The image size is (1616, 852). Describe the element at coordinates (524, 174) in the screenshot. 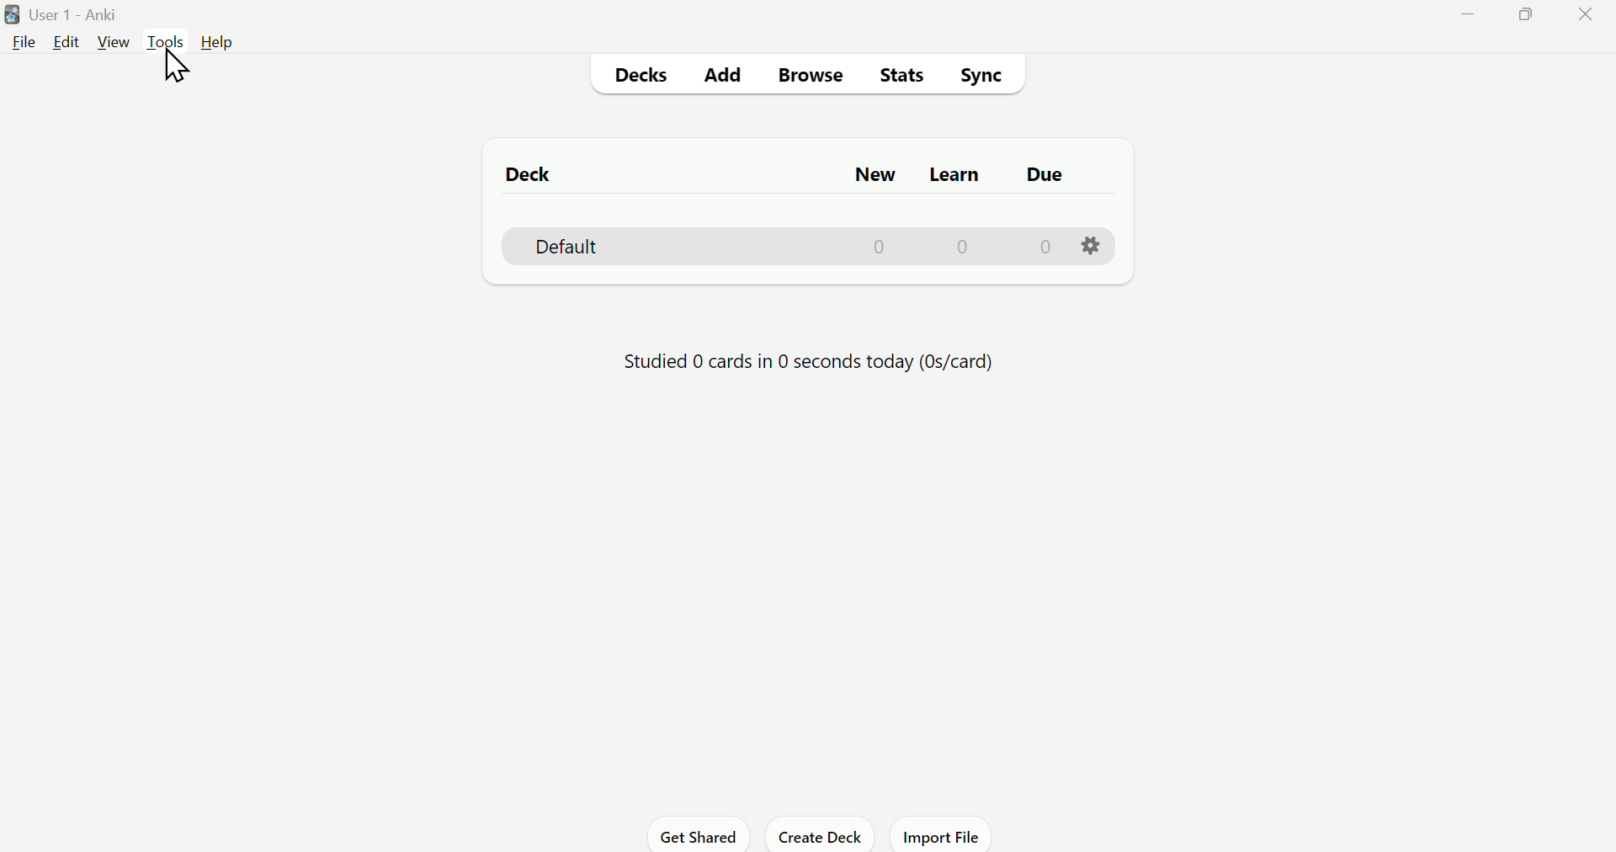

I see `Deck` at that location.